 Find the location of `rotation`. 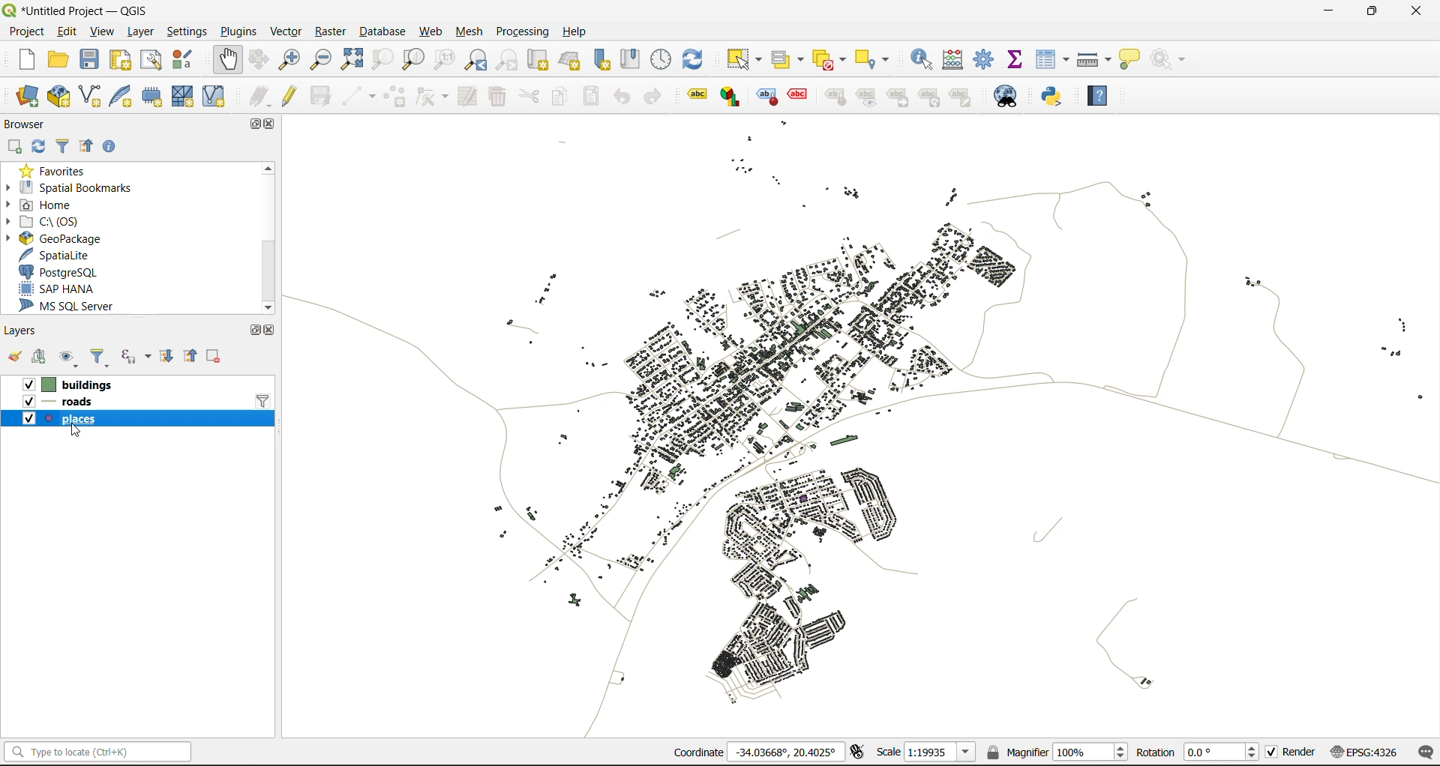

rotation is located at coordinates (1198, 753).